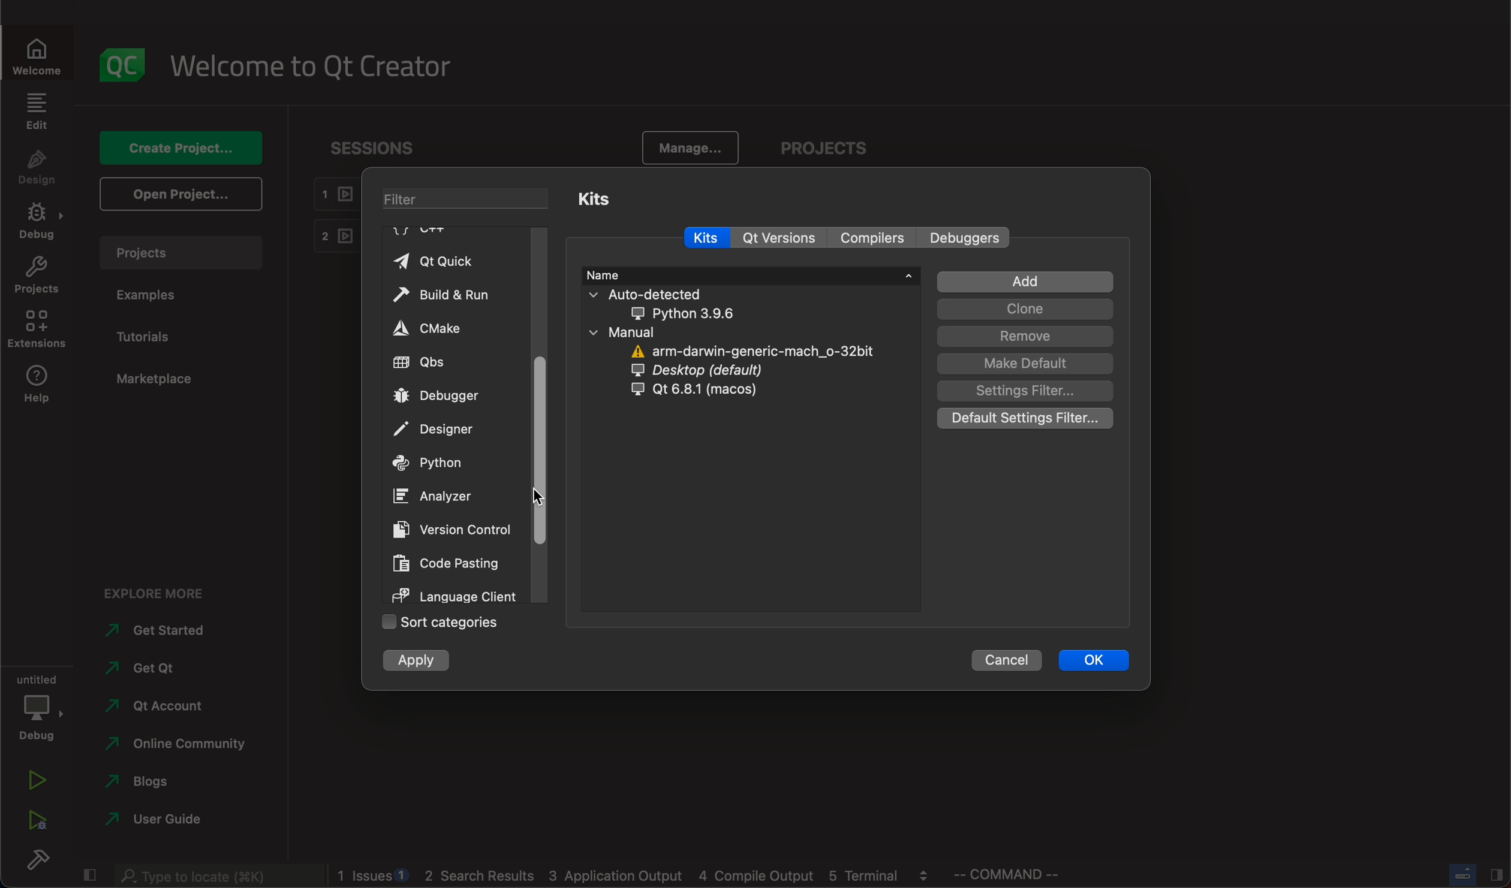  I want to click on edit, so click(35, 112).